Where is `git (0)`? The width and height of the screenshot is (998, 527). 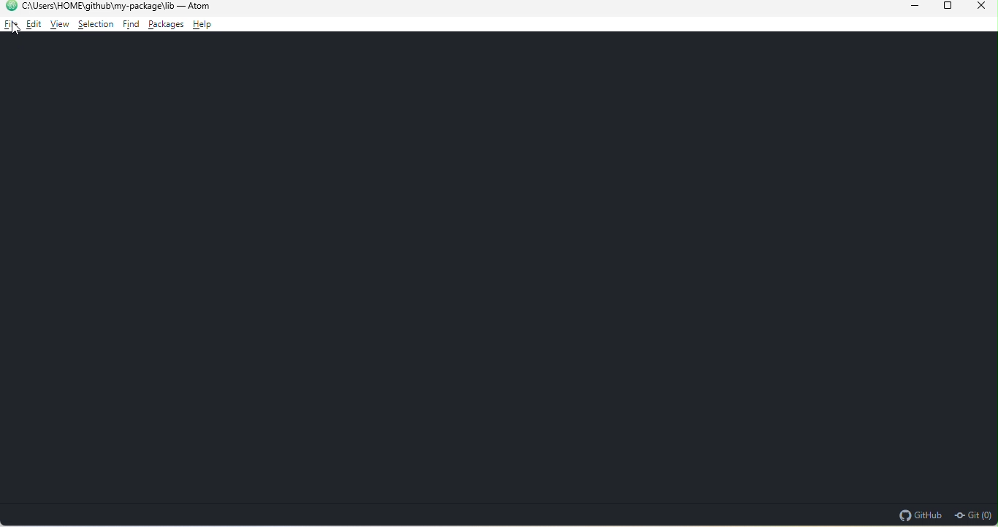
git (0) is located at coordinates (973, 515).